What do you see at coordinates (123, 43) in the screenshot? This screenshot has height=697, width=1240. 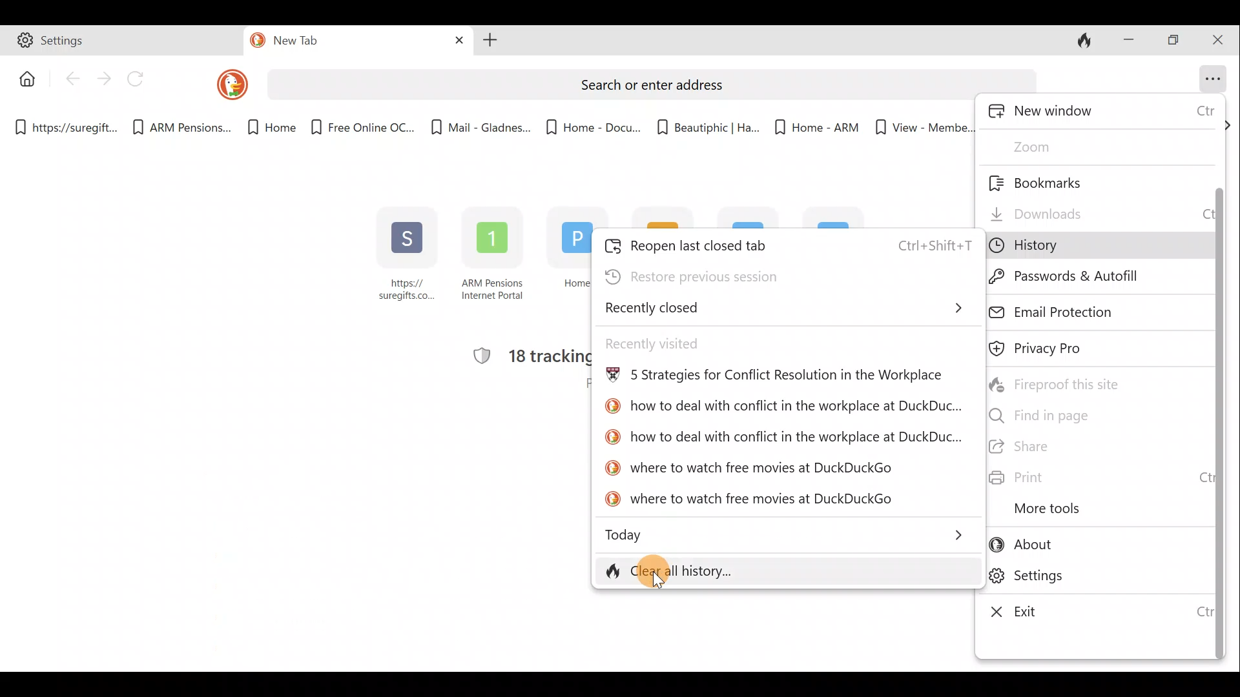 I see `Settings` at bounding box center [123, 43].